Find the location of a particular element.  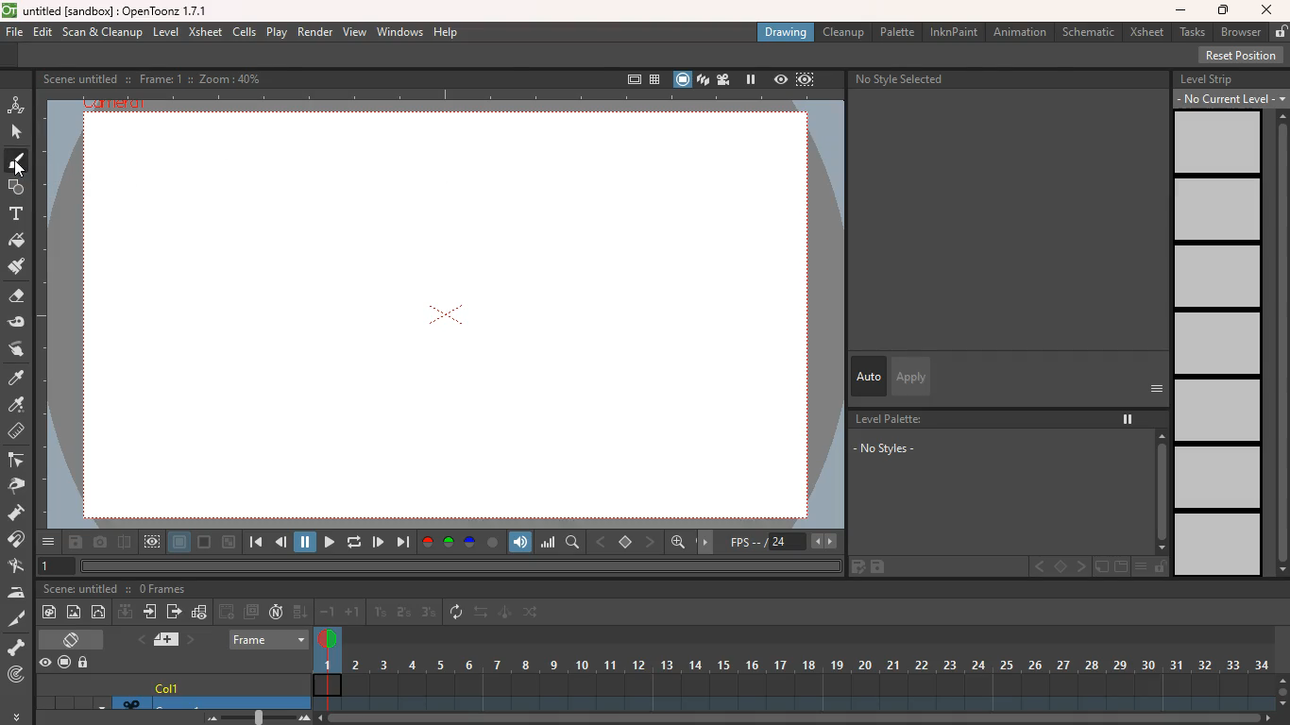

level is located at coordinates (1221, 143).